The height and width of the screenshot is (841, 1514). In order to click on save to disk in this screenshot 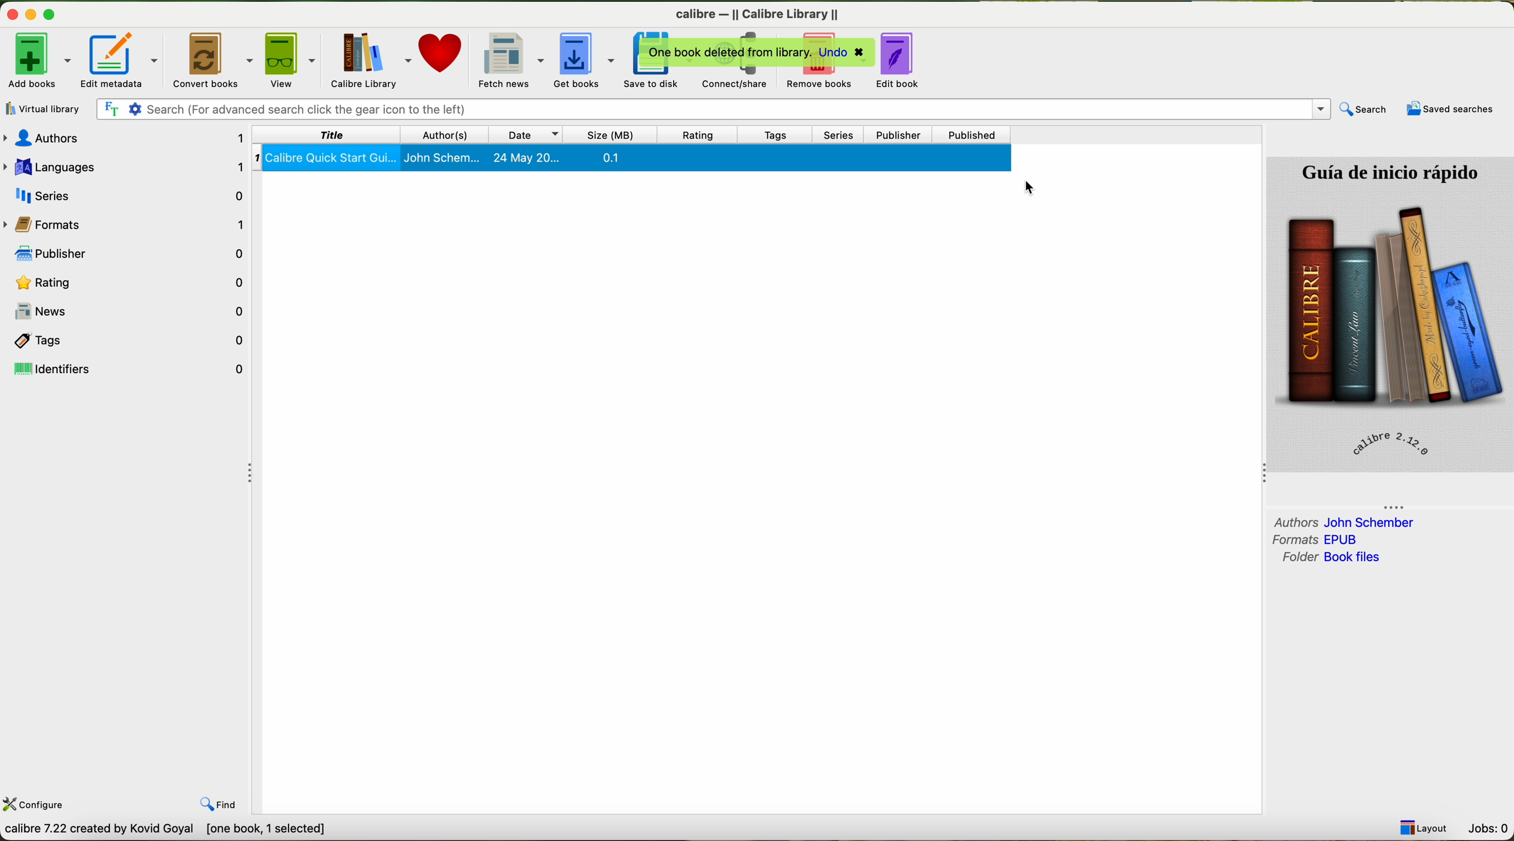, I will do `click(658, 59)`.